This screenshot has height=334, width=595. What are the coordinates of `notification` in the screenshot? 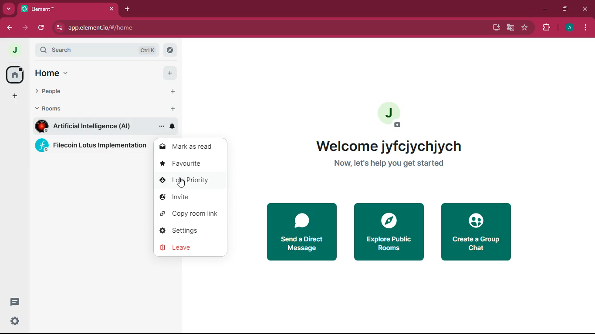 It's located at (172, 126).